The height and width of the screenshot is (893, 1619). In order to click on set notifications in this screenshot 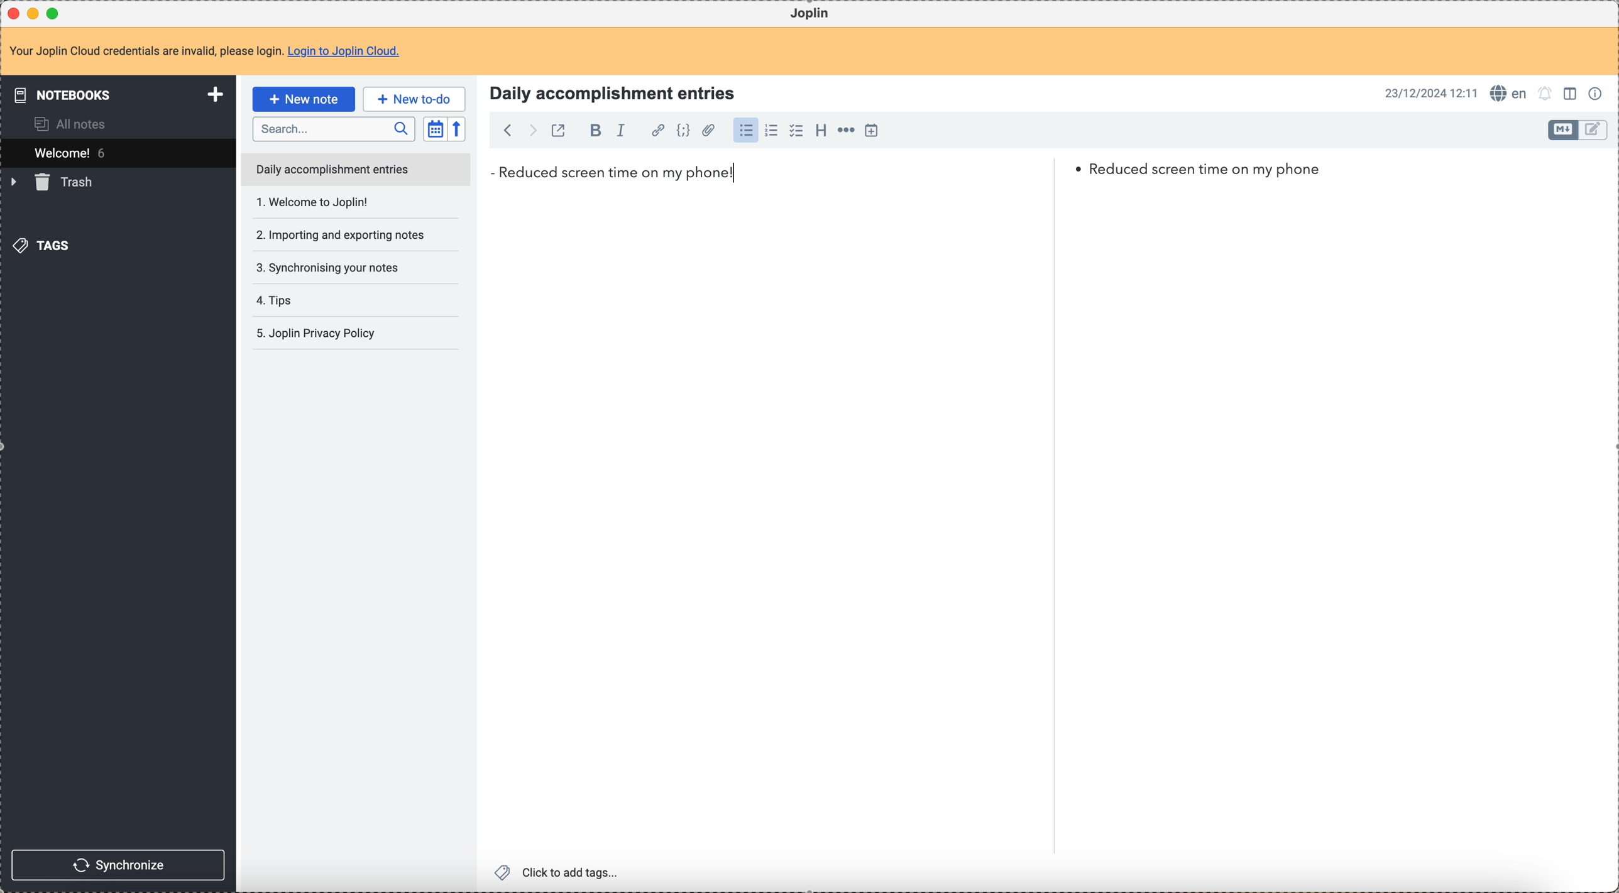, I will do `click(1546, 94)`.